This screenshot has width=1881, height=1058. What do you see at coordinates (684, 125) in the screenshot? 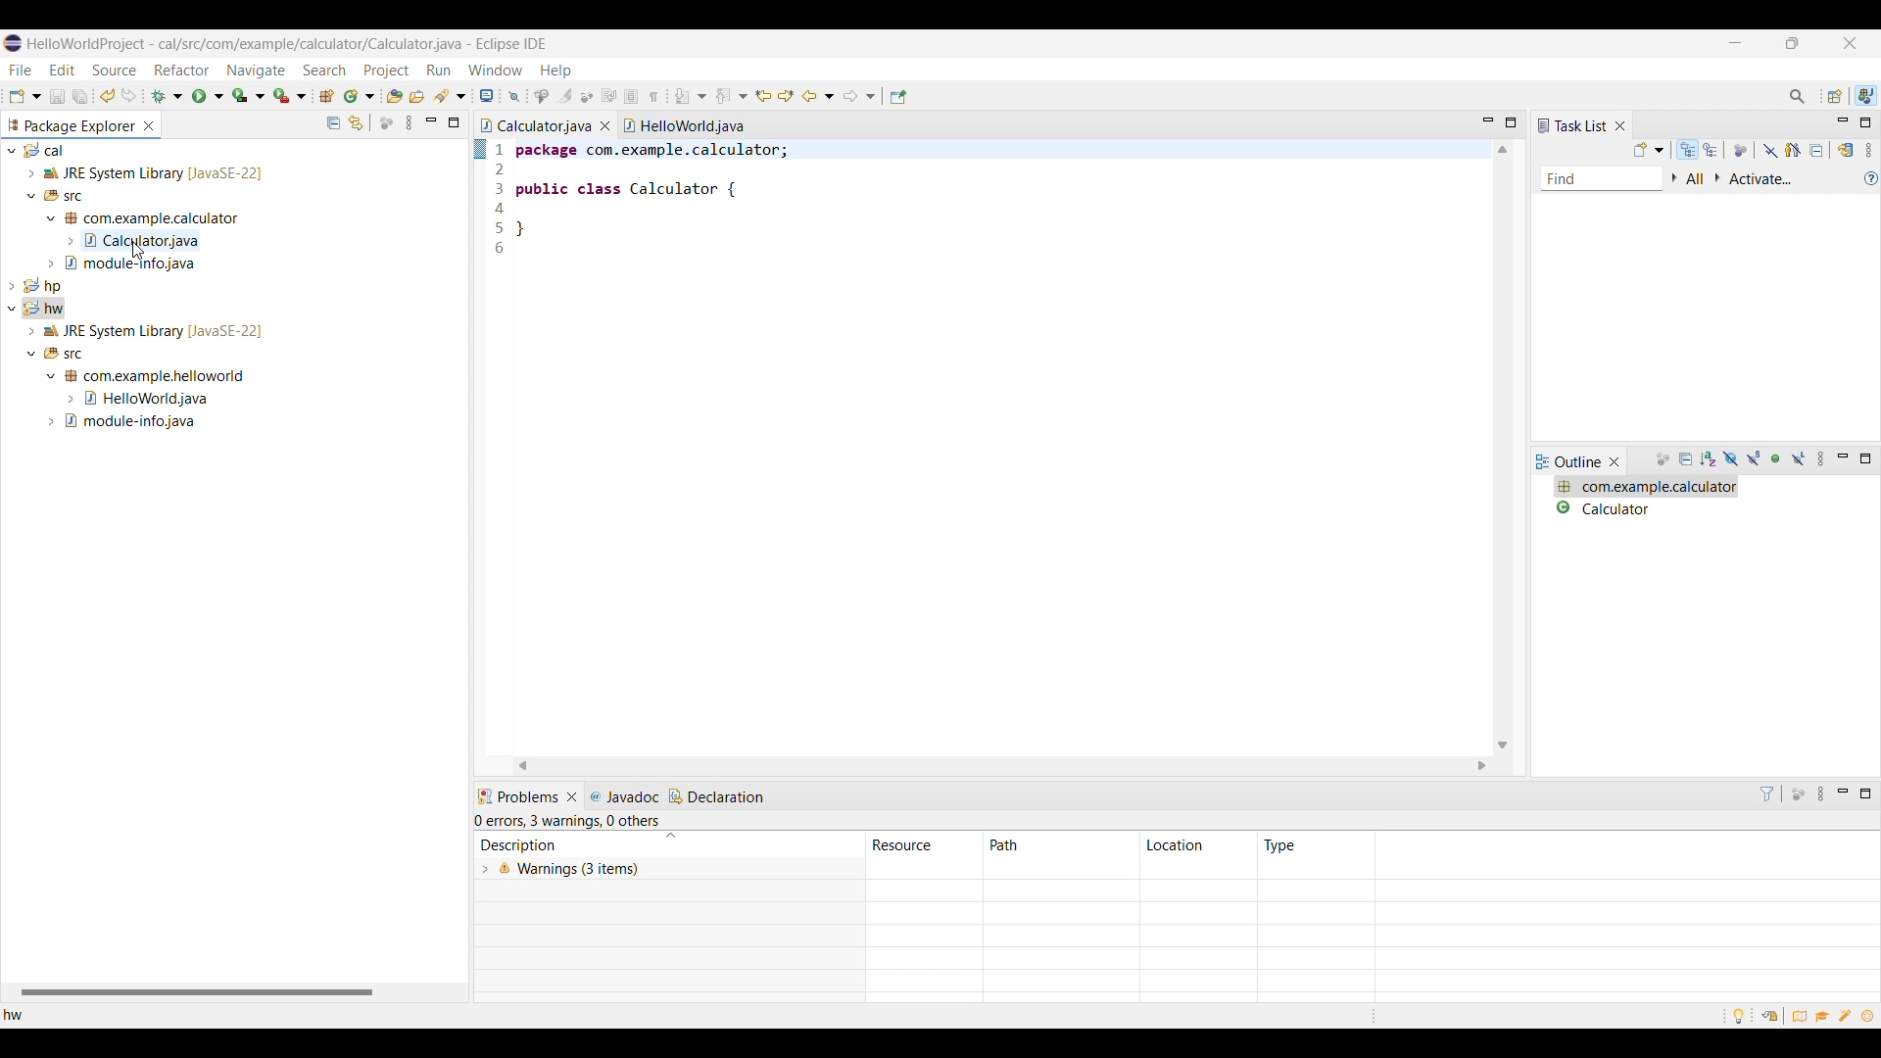
I see `Helloworld.java` at bounding box center [684, 125].